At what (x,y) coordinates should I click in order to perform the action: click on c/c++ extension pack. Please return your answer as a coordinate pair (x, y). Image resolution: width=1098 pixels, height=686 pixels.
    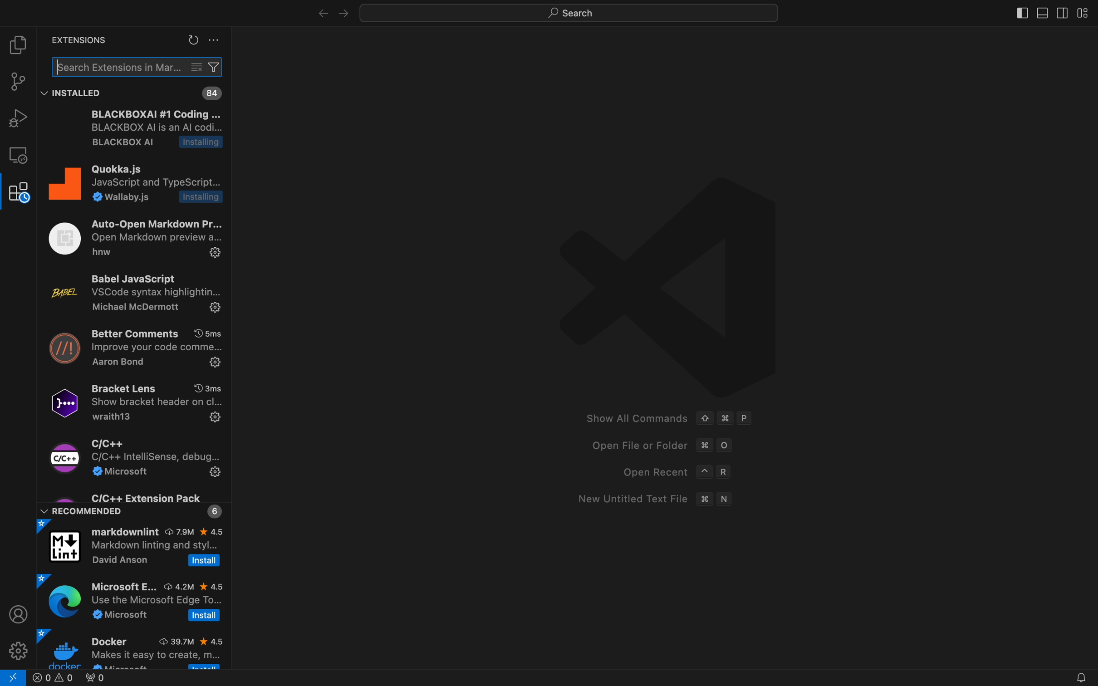
    Looking at the image, I should click on (133, 504).